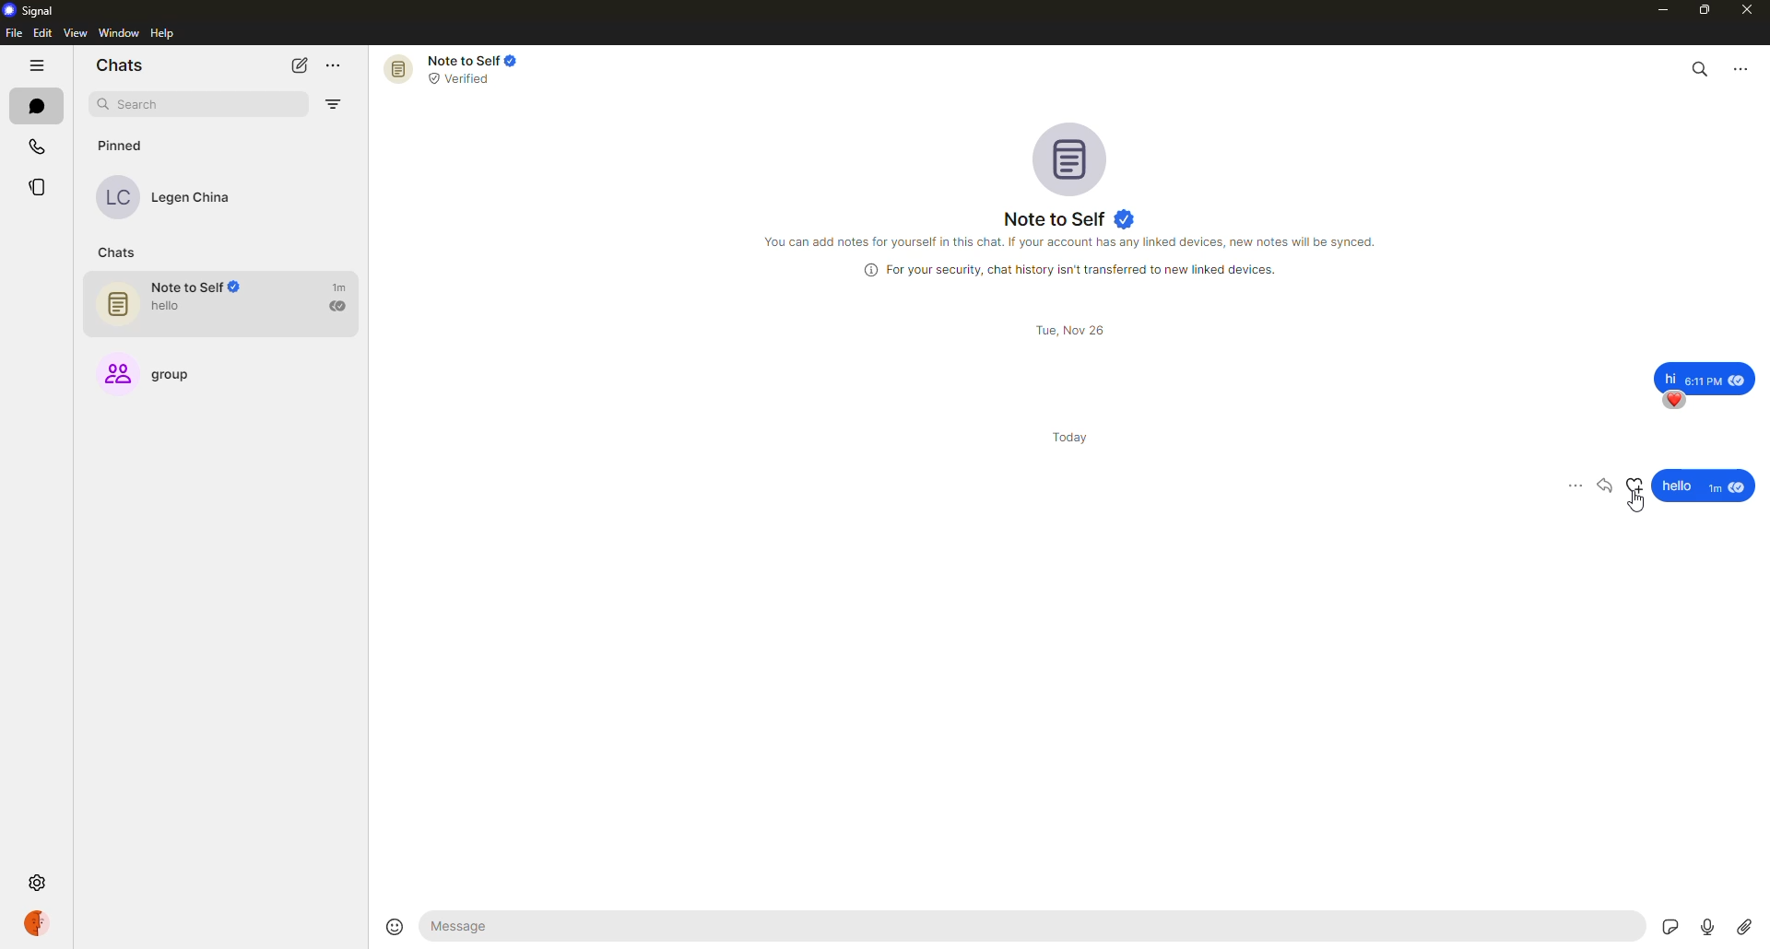 This screenshot has width=1770, height=949. I want to click on note to self, so click(457, 68).